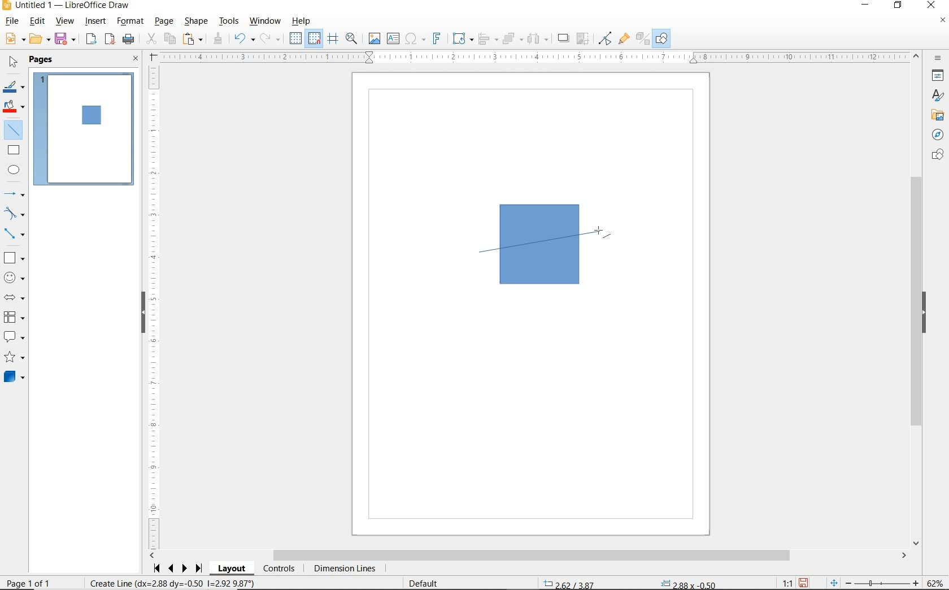 Image resolution: width=949 pixels, height=590 pixels. Describe the element at coordinates (111, 40) in the screenshot. I see `EXPORT AS PDF` at that location.